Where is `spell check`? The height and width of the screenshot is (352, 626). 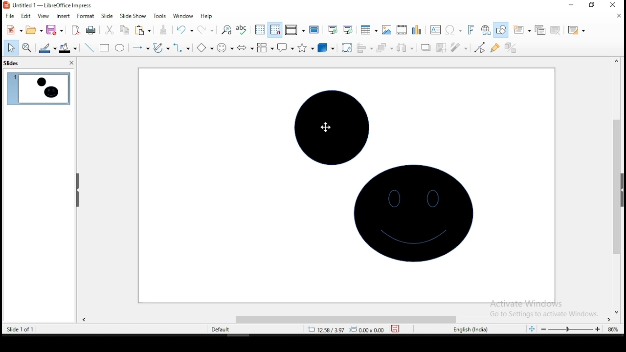 spell check is located at coordinates (244, 30).